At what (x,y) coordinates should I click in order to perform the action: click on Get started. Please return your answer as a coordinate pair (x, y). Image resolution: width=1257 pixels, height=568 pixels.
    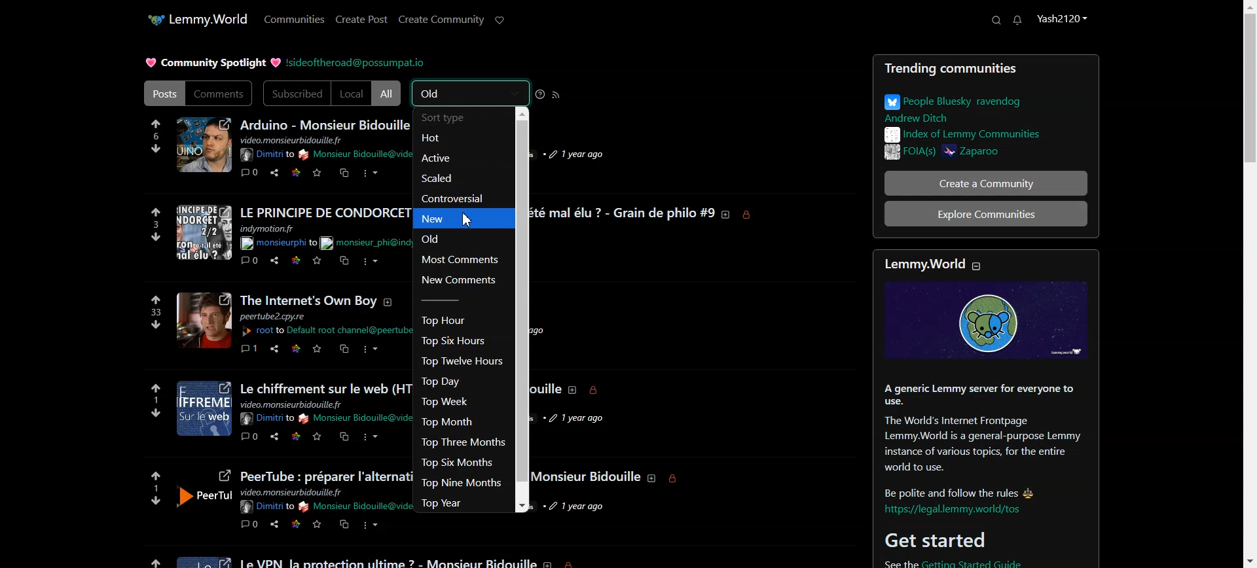
    Looking at the image, I should click on (934, 540).